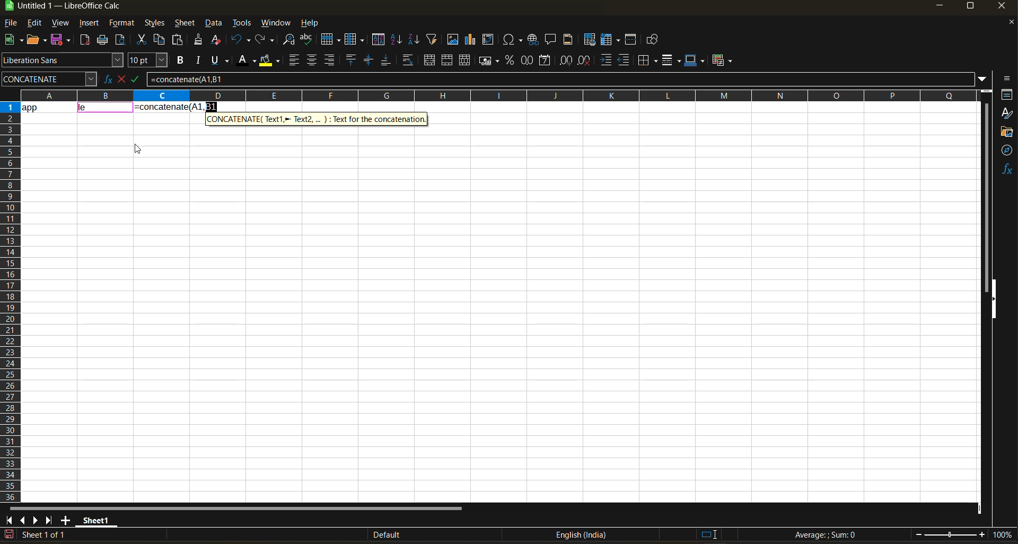 The width and height of the screenshot is (1018, 544). What do you see at coordinates (494, 95) in the screenshot?
I see `rows` at bounding box center [494, 95].